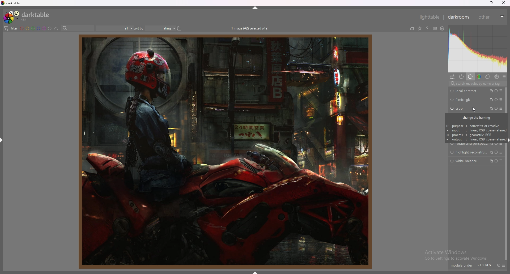 The height and width of the screenshot is (274, 510). What do you see at coordinates (504, 265) in the screenshot?
I see `presets` at bounding box center [504, 265].